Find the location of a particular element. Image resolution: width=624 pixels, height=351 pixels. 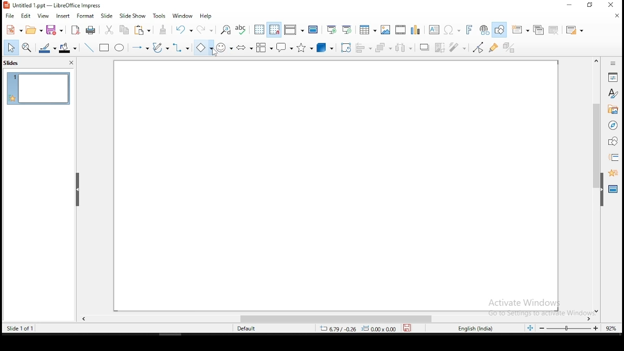

flowchart is located at coordinates (265, 47).